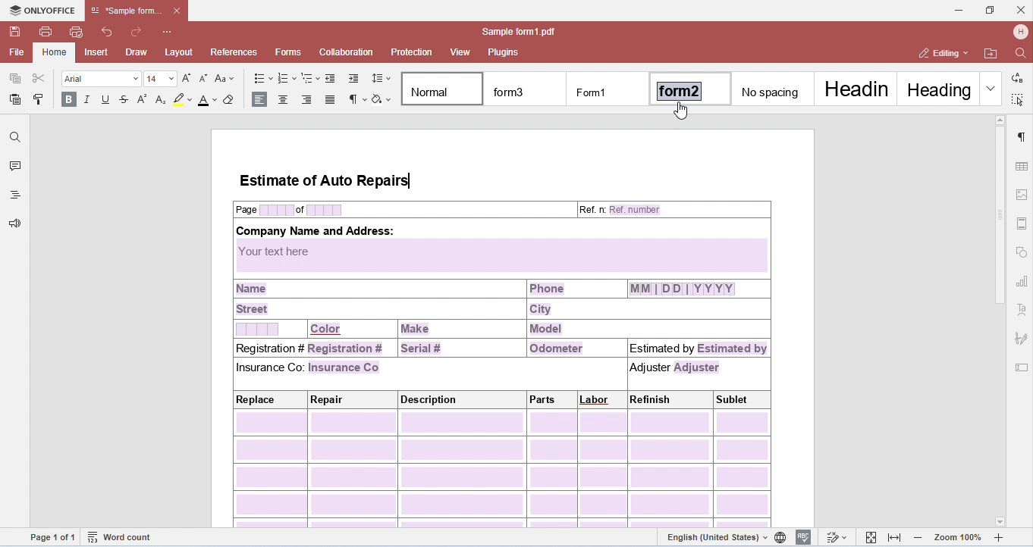  What do you see at coordinates (68, 100) in the screenshot?
I see `bold` at bounding box center [68, 100].